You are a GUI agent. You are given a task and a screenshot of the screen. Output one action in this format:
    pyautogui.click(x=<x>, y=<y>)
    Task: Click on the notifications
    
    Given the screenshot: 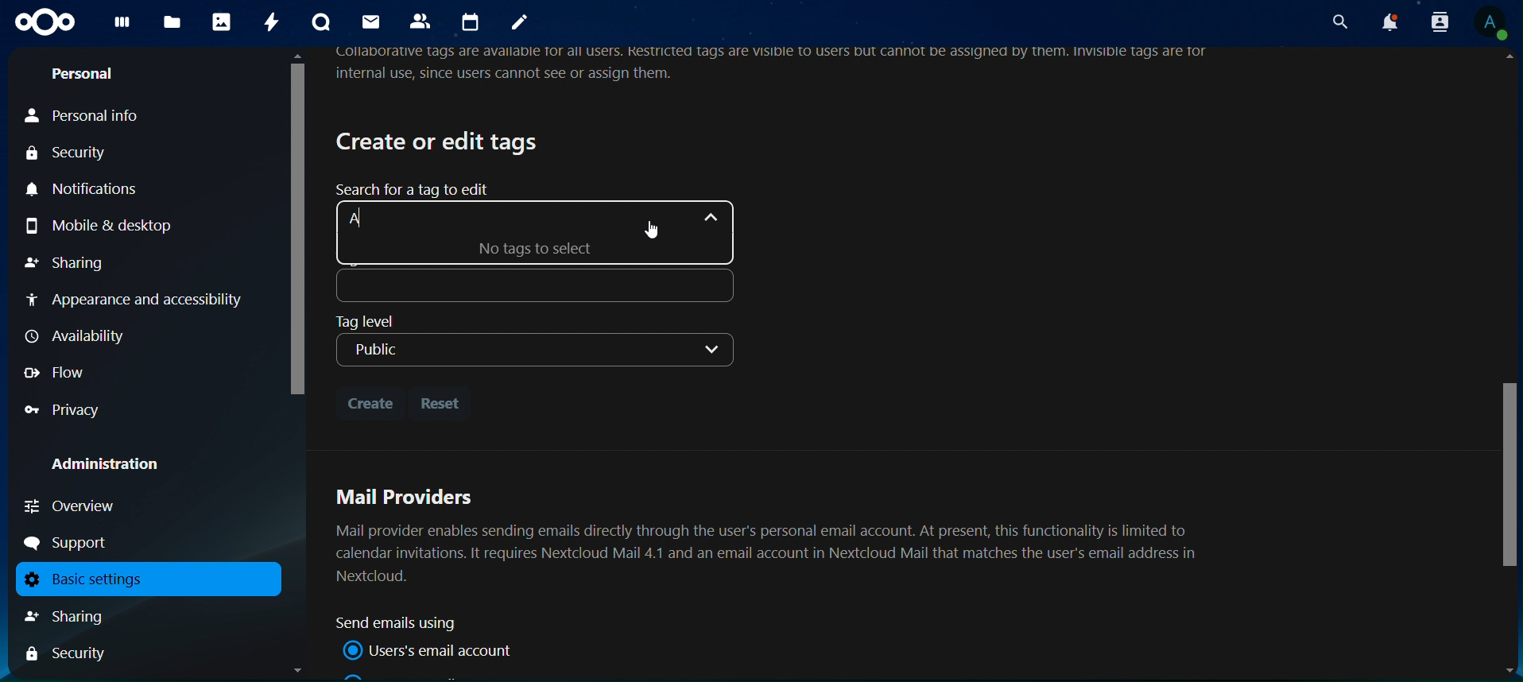 What is the action you would take?
    pyautogui.click(x=1387, y=22)
    